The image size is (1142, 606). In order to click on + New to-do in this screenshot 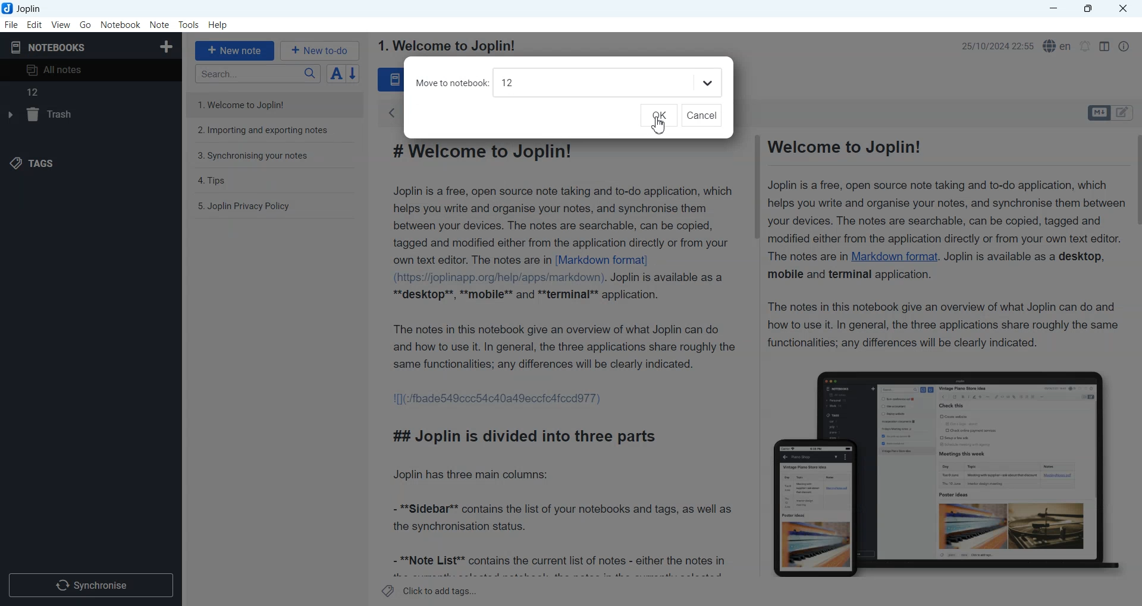, I will do `click(321, 50)`.